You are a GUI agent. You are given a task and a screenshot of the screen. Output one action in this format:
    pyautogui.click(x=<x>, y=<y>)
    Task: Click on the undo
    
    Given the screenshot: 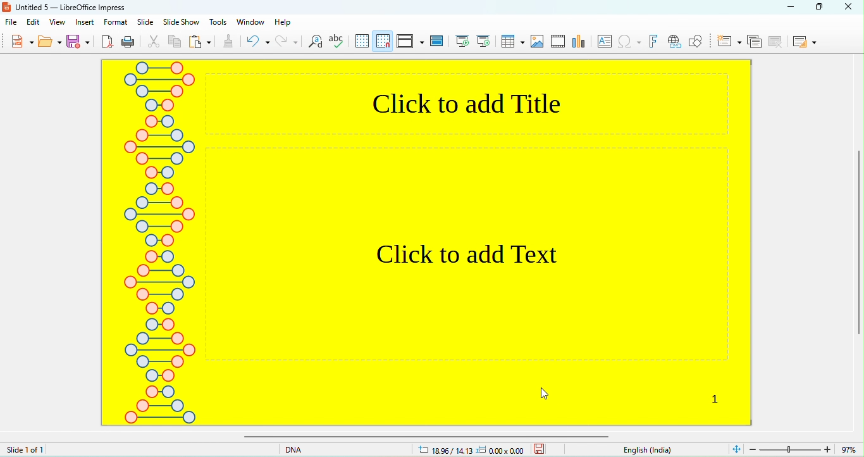 What is the action you would take?
    pyautogui.click(x=258, y=41)
    